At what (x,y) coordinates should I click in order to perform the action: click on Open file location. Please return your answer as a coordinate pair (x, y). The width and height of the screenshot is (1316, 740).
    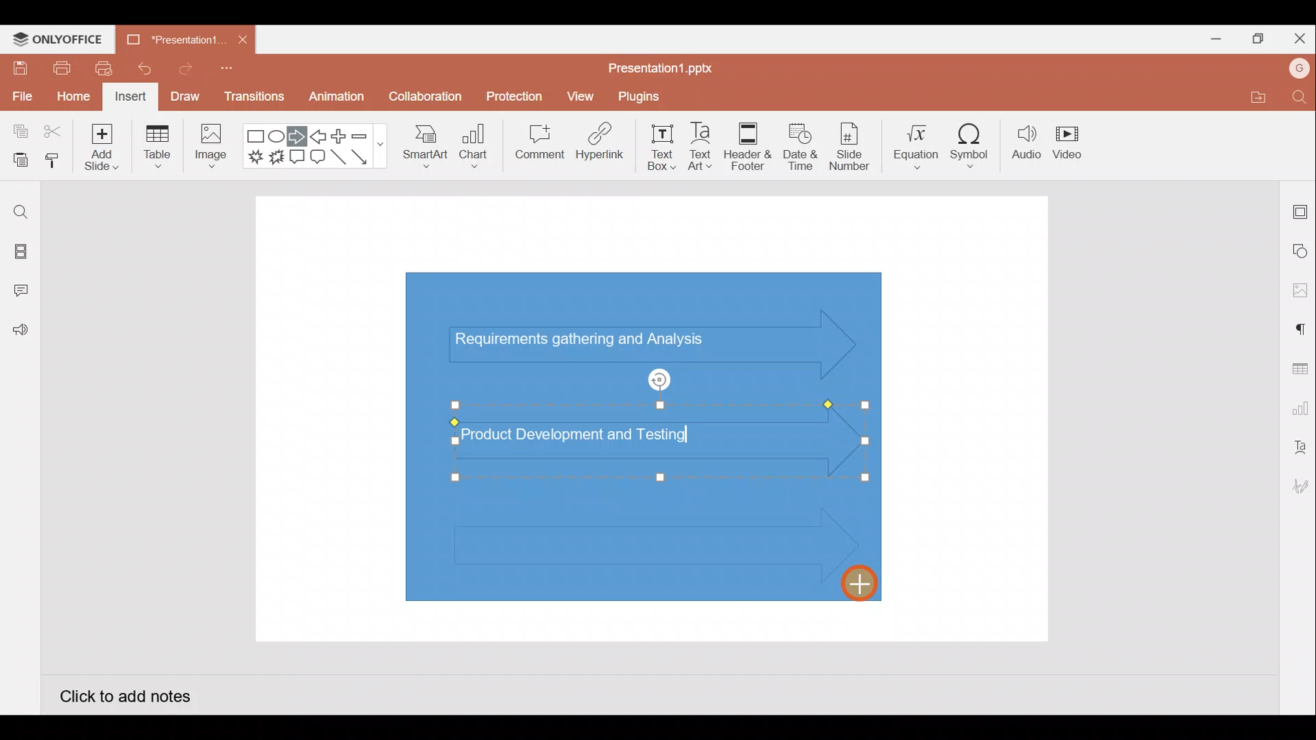
    Looking at the image, I should click on (1256, 97).